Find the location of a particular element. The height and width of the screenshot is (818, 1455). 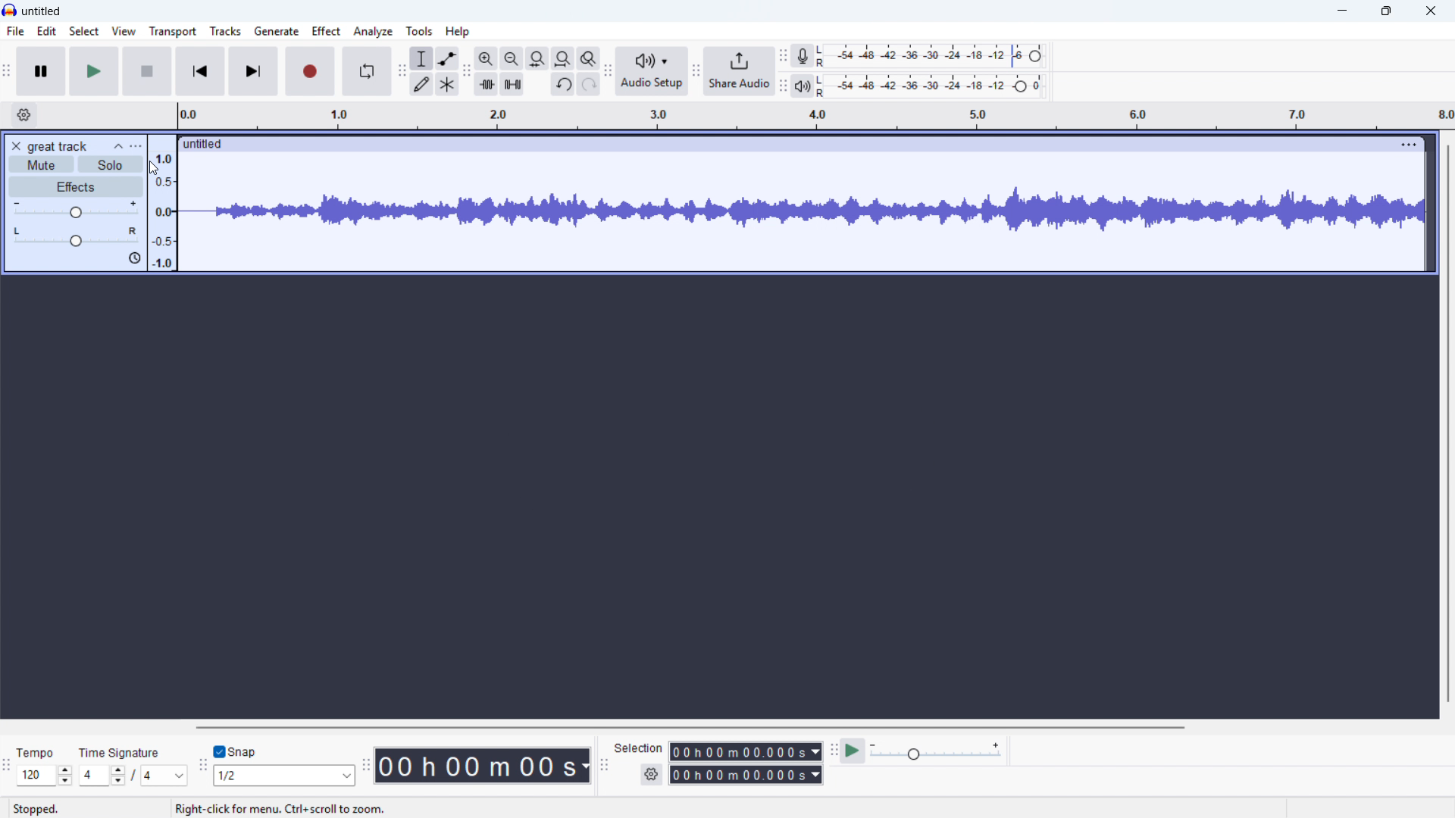

Envelope tool  is located at coordinates (447, 58).